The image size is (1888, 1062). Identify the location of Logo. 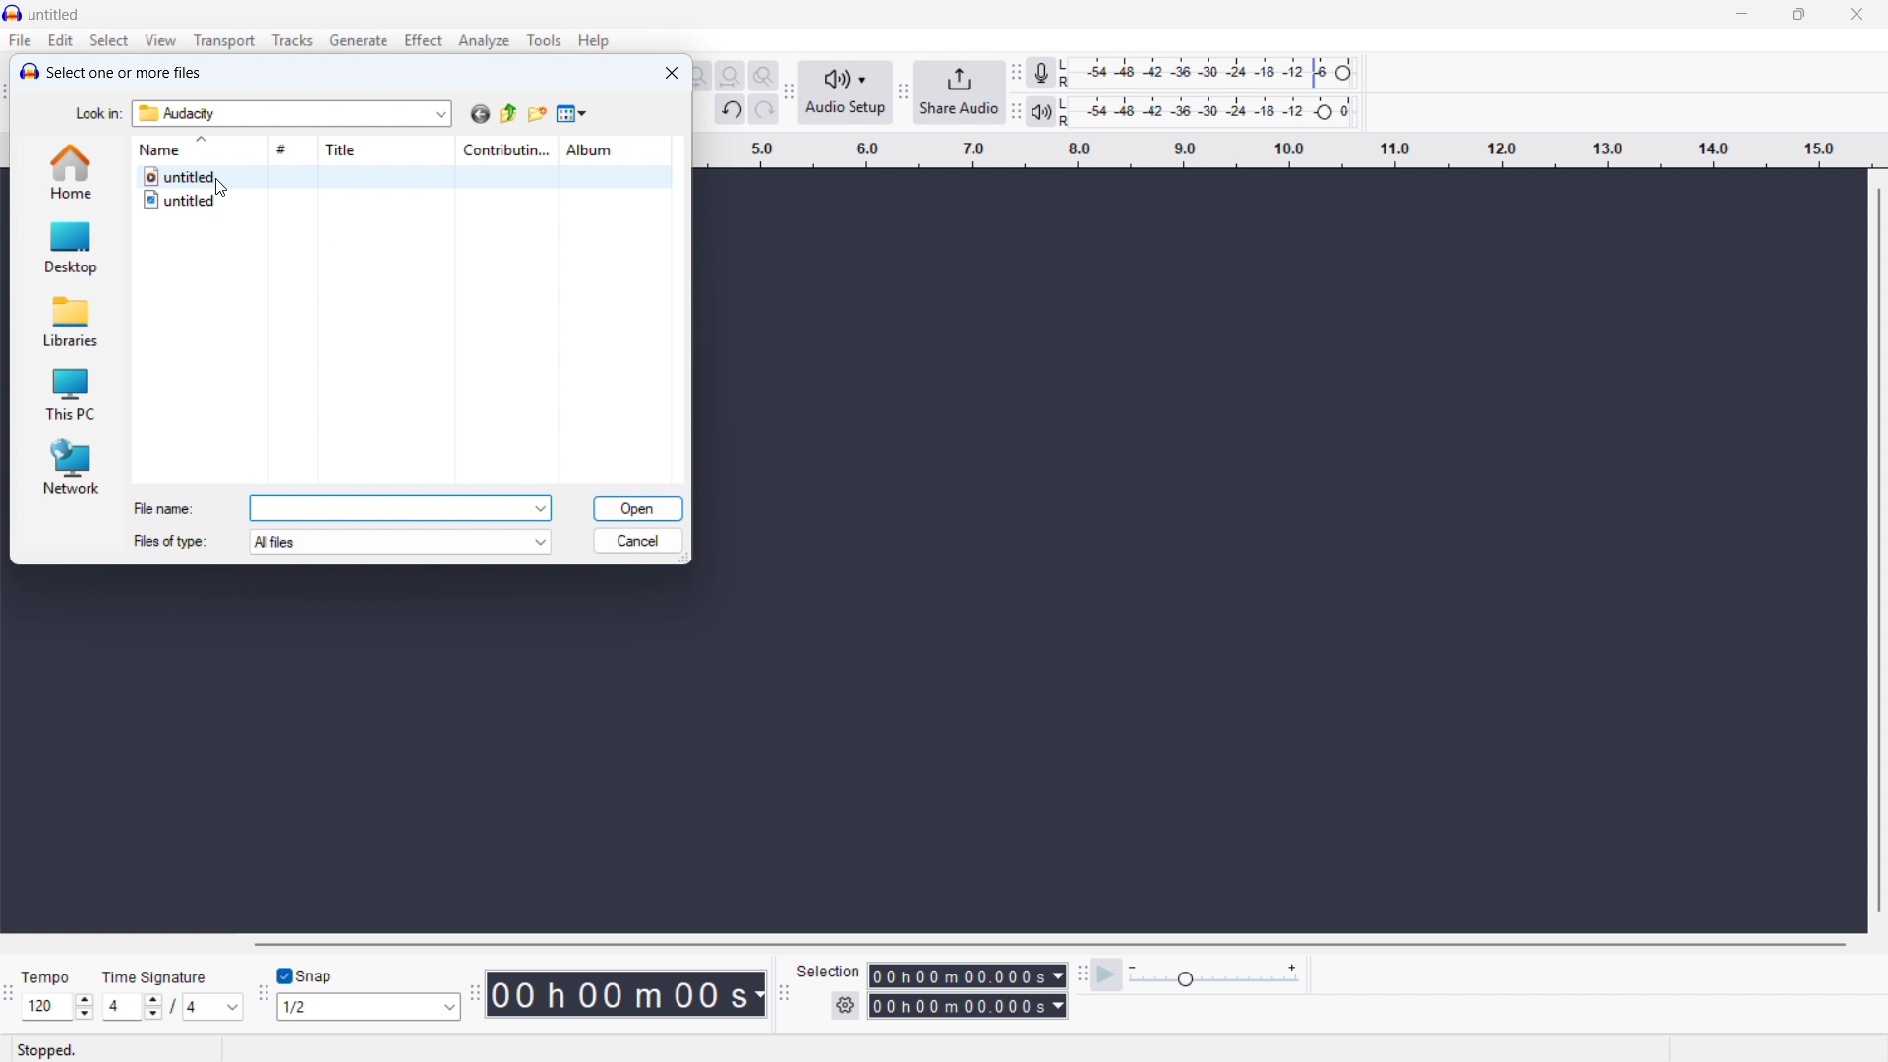
(29, 71).